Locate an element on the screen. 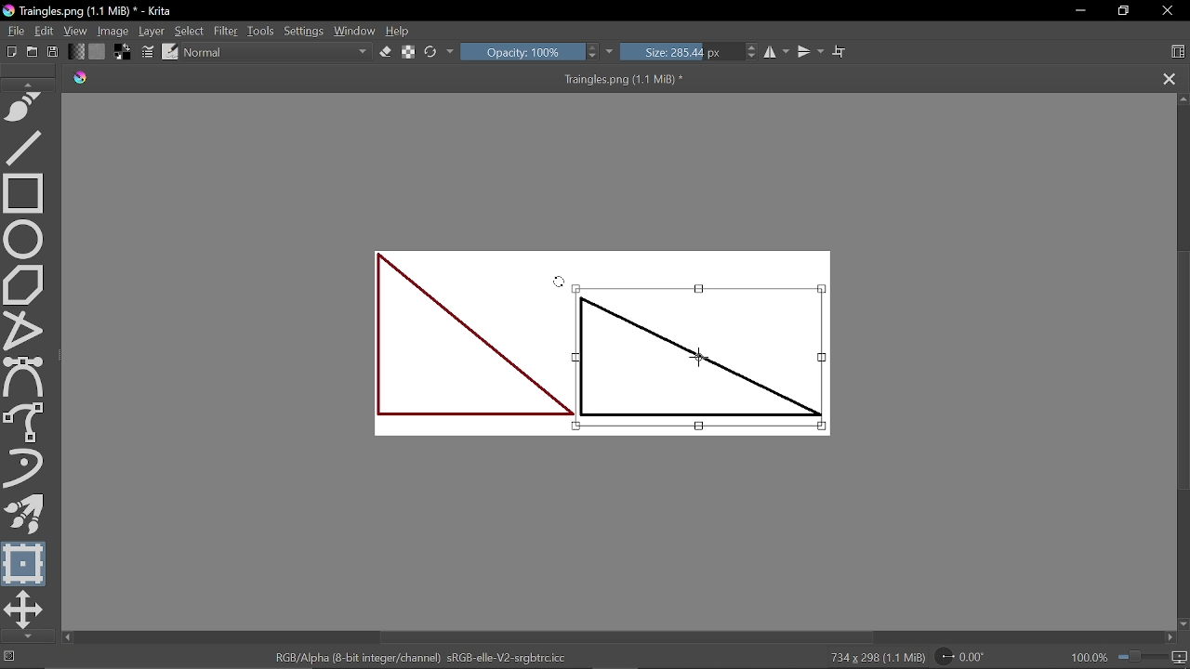 This screenshot has width=1190, height=669. Minimize is located at coordinates (1077, 10).